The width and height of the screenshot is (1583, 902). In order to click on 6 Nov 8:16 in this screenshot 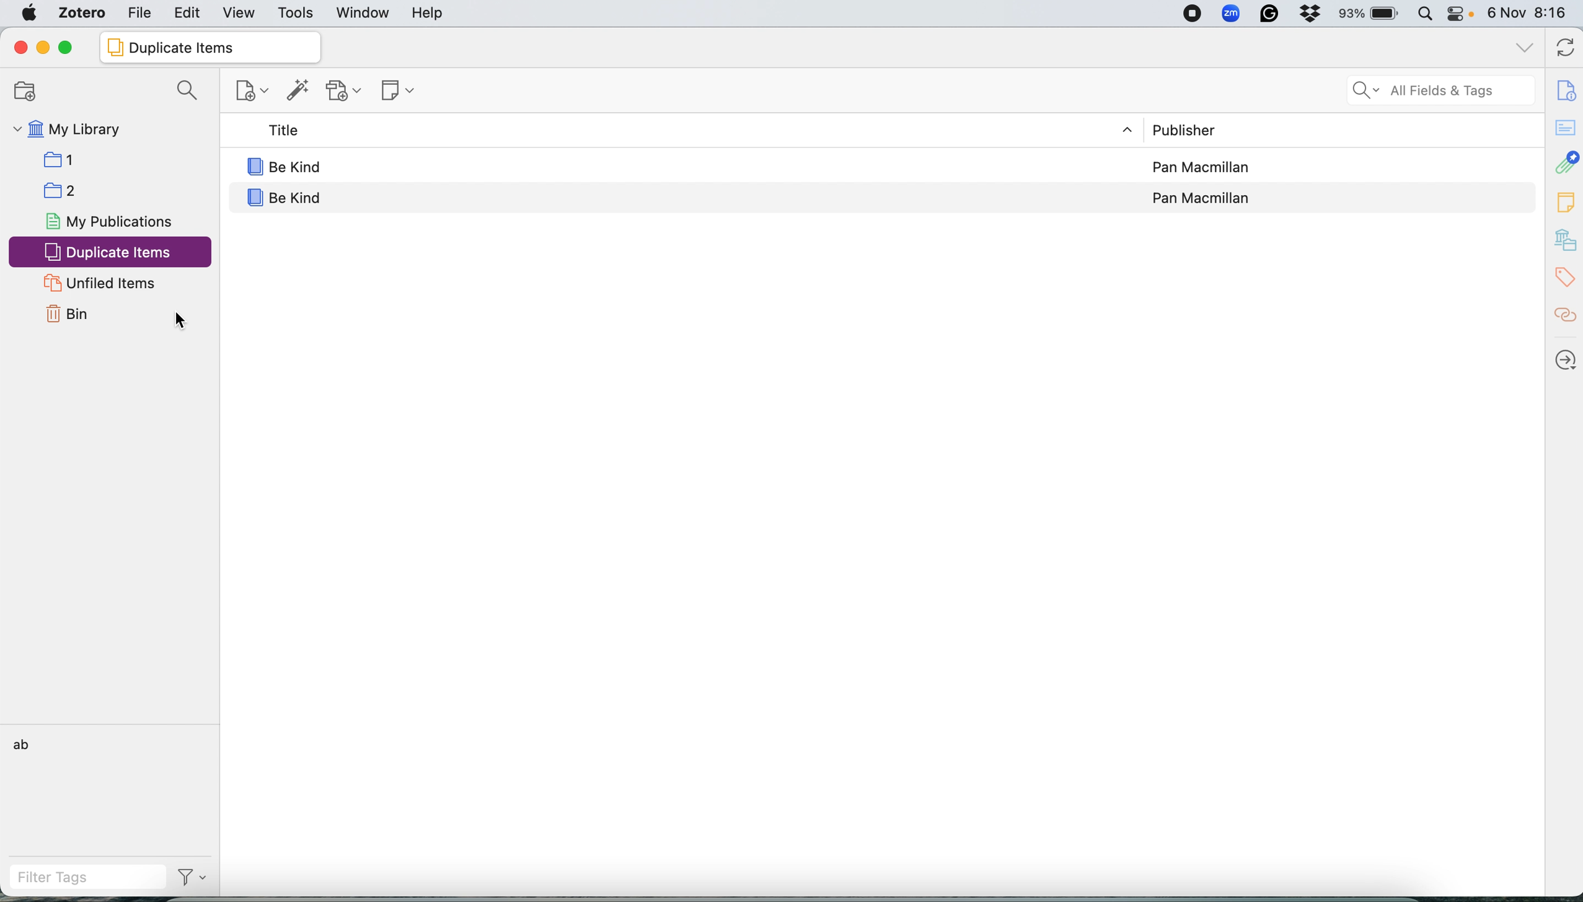, I will do `click(1530, 14)`.